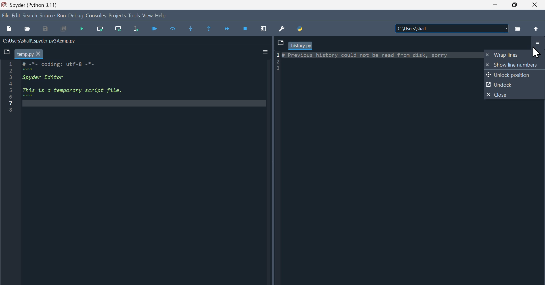 This screenshot has height=285, width=545. Describe the element at coordinates (535, 5) in the screenshot. I see `Close` at that location.